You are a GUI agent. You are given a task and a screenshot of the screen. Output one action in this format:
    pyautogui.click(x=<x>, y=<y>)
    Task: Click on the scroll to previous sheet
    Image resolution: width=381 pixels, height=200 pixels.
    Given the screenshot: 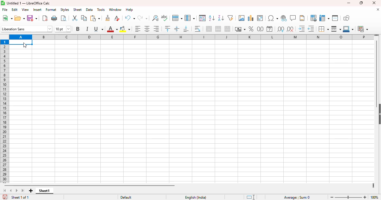 What is the action you would take?
    pyautogui.click(x=11, y=191)
    